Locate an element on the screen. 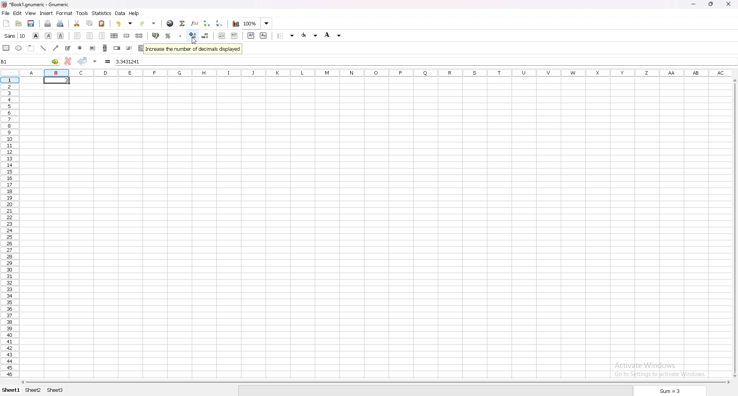  foreground is located at coordinates (310, 35).